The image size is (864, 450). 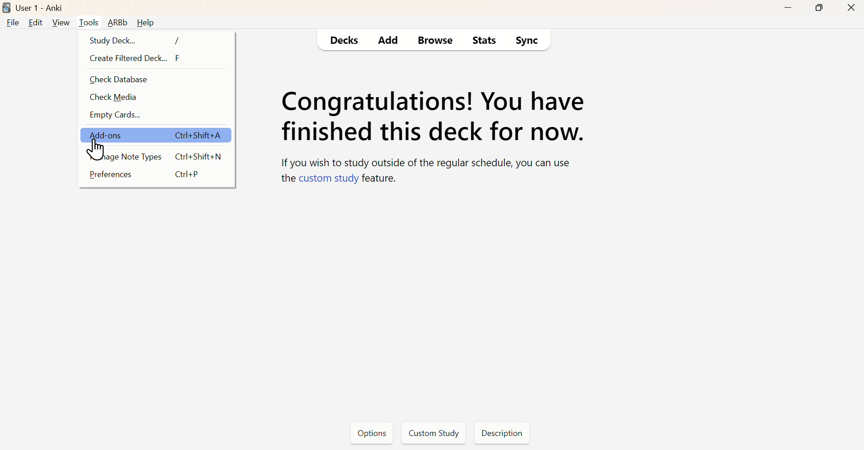 What do you see at coordinates (116, 115) in the screenshot?
I see `Empty Cards...` at bounding box center [116, 115].